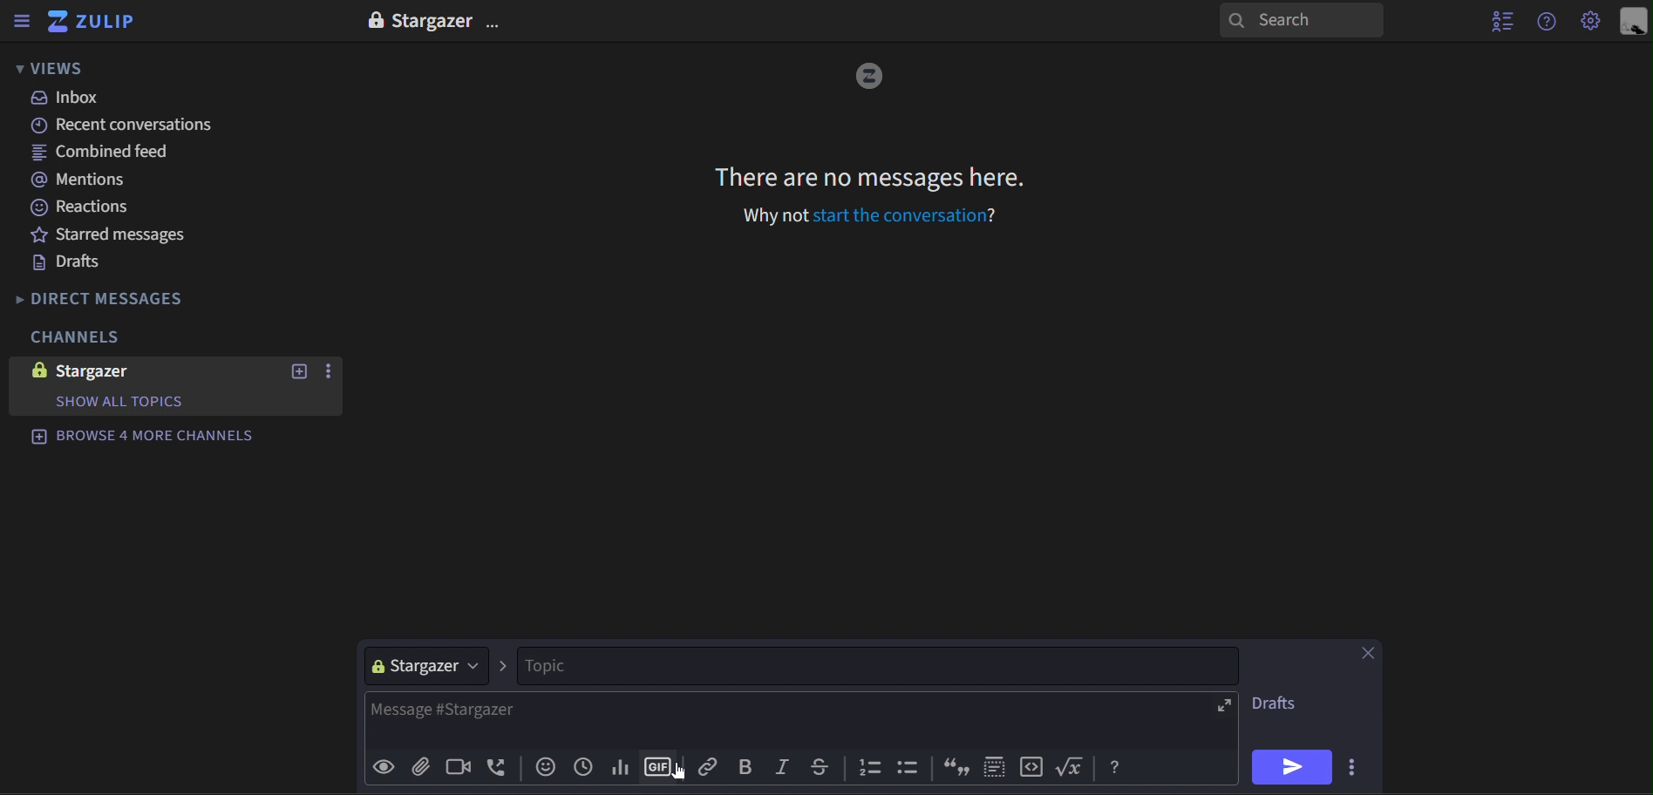 This screenshot has width=1653, height=795. Describe the element at coordinates (1367, 653) in the screenshot. I see `close` at that location.